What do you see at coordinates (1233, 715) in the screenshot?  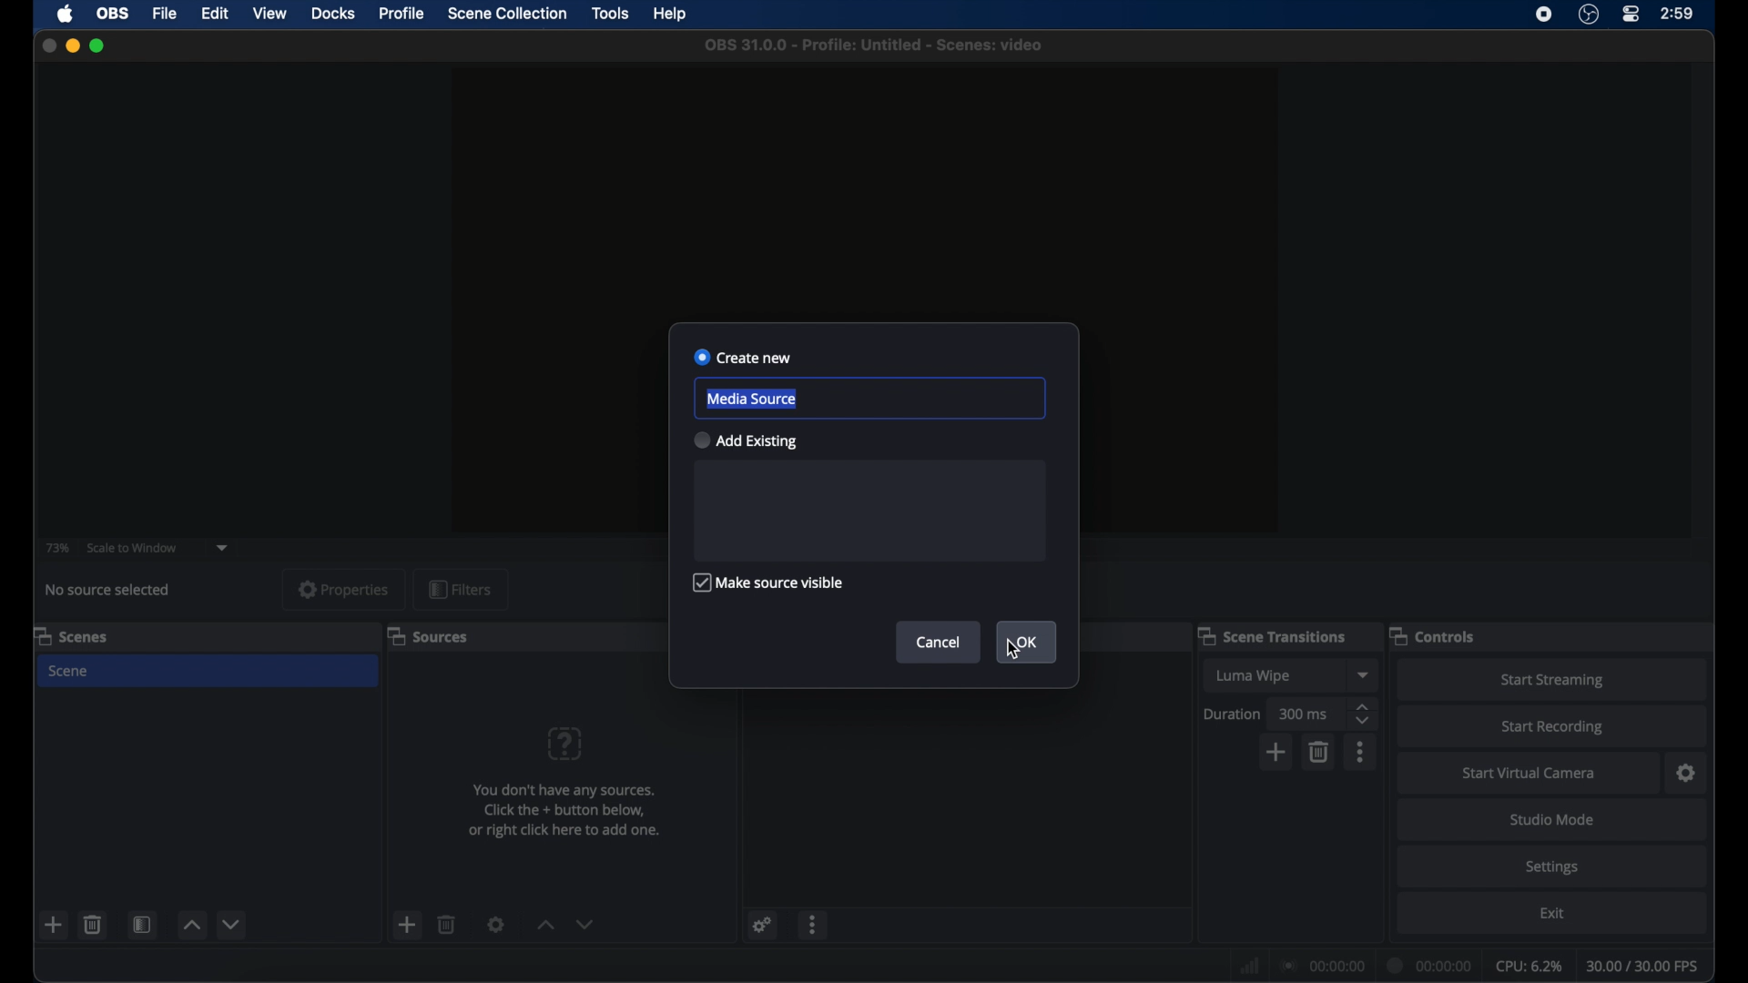 I see `duration` at bounding box center [1233, 715].